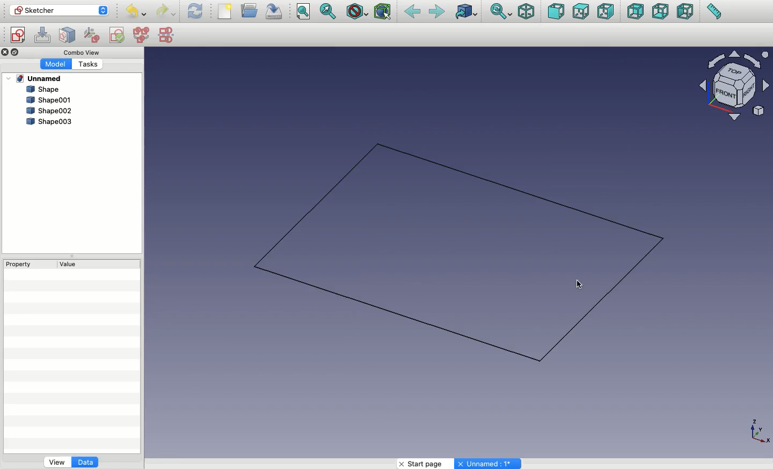 The height and width of the screenshot is (469, 773). Describe the element at coordinates (18, 35) in the screenshot. I see `Create sketch` at that location.